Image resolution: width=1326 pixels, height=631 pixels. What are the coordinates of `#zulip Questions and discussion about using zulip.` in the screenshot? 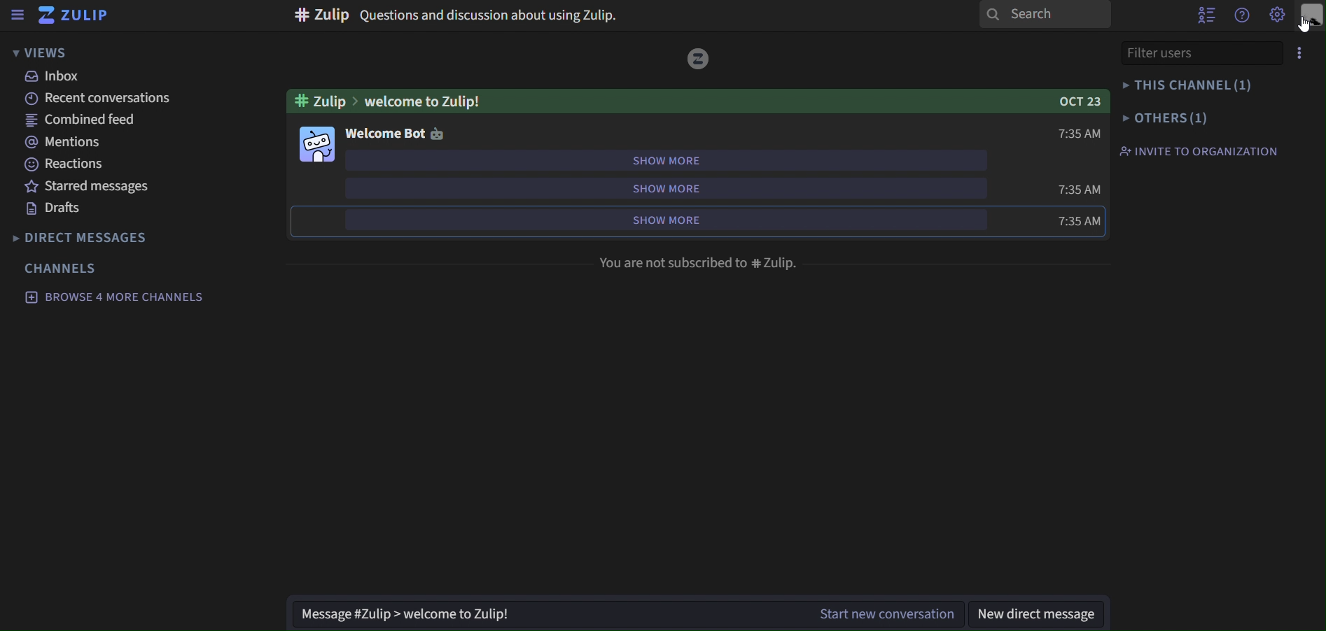 It's located at (454, 17).